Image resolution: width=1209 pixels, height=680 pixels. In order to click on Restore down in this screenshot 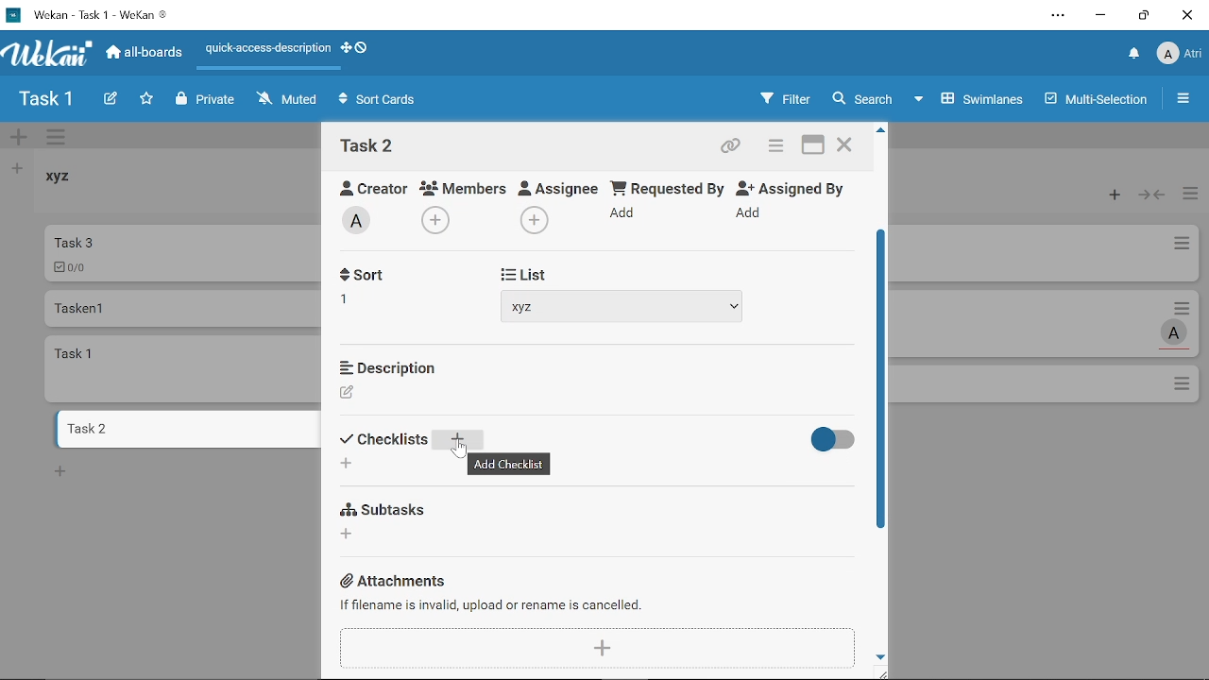, I will do `click(1144, 15)`.